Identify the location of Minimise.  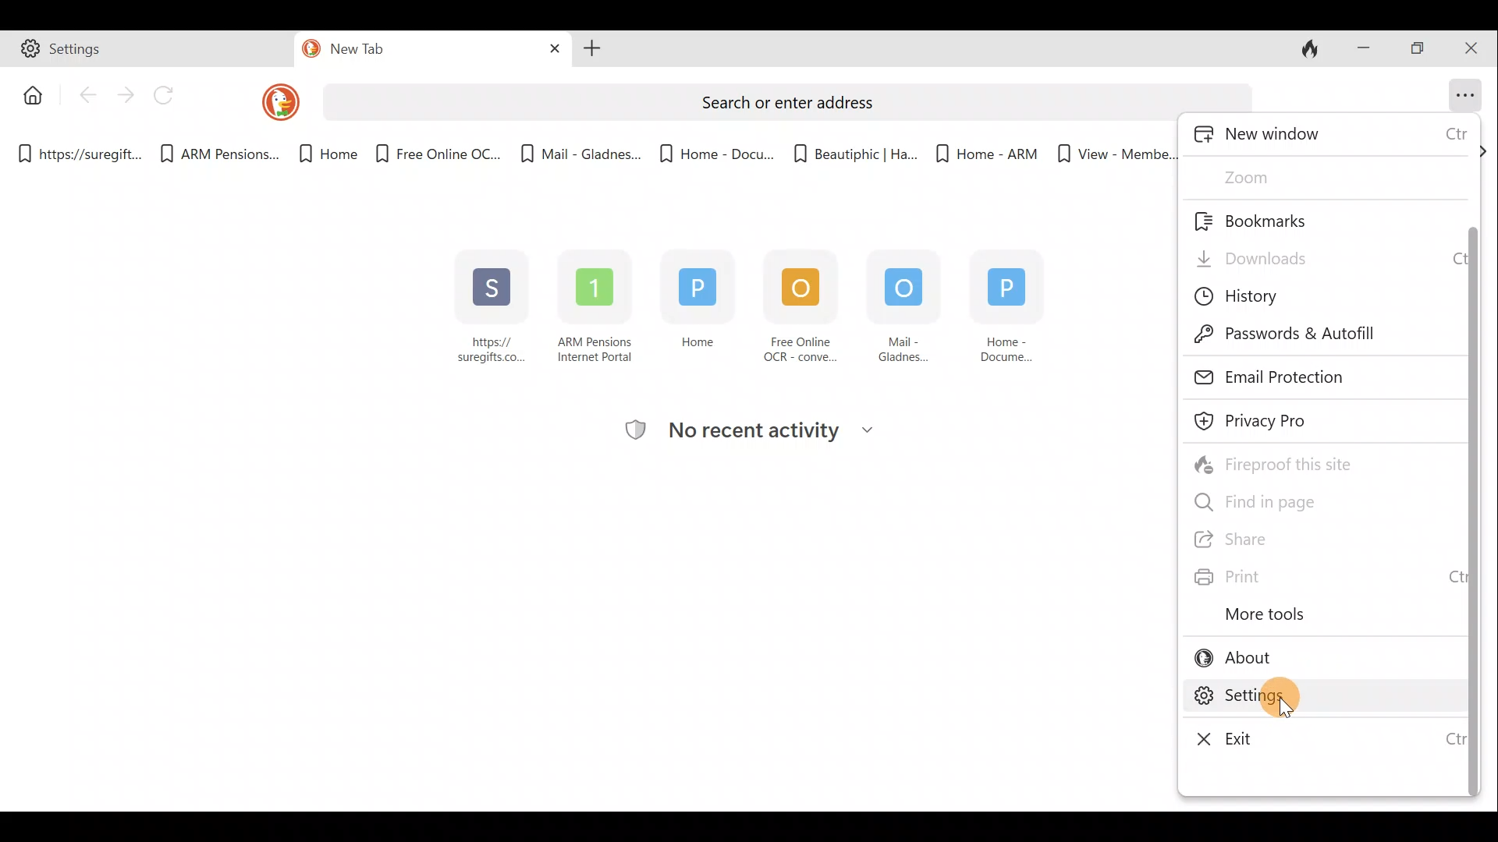
(1363, 51).